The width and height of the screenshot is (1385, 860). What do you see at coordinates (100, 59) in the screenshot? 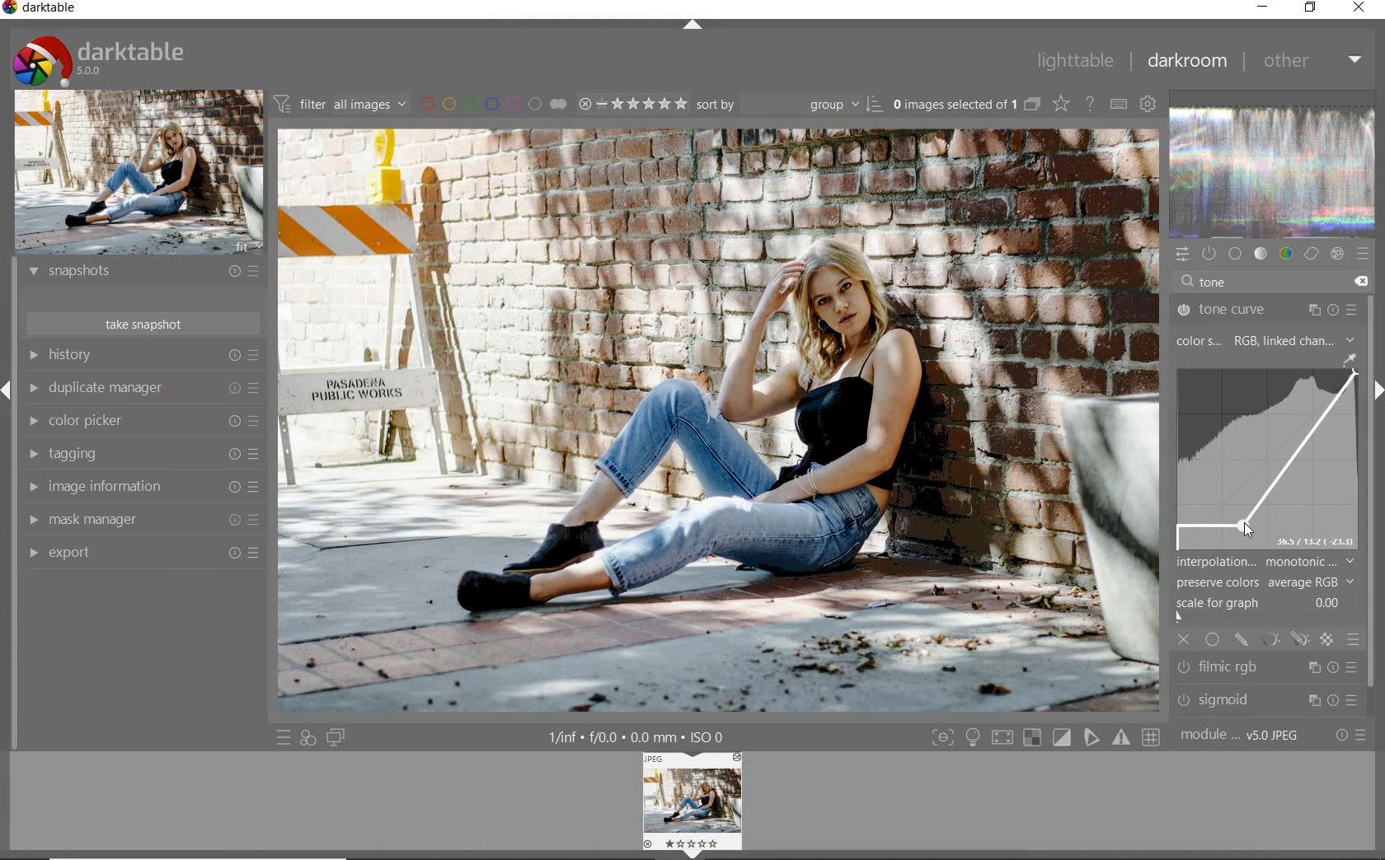
I see `system logo` at bounding box center [100, 59].